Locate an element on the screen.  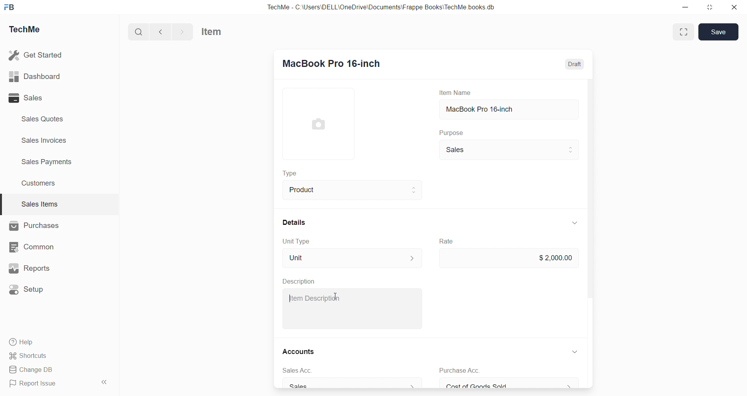
Draft is located at coordinates (575, 64).